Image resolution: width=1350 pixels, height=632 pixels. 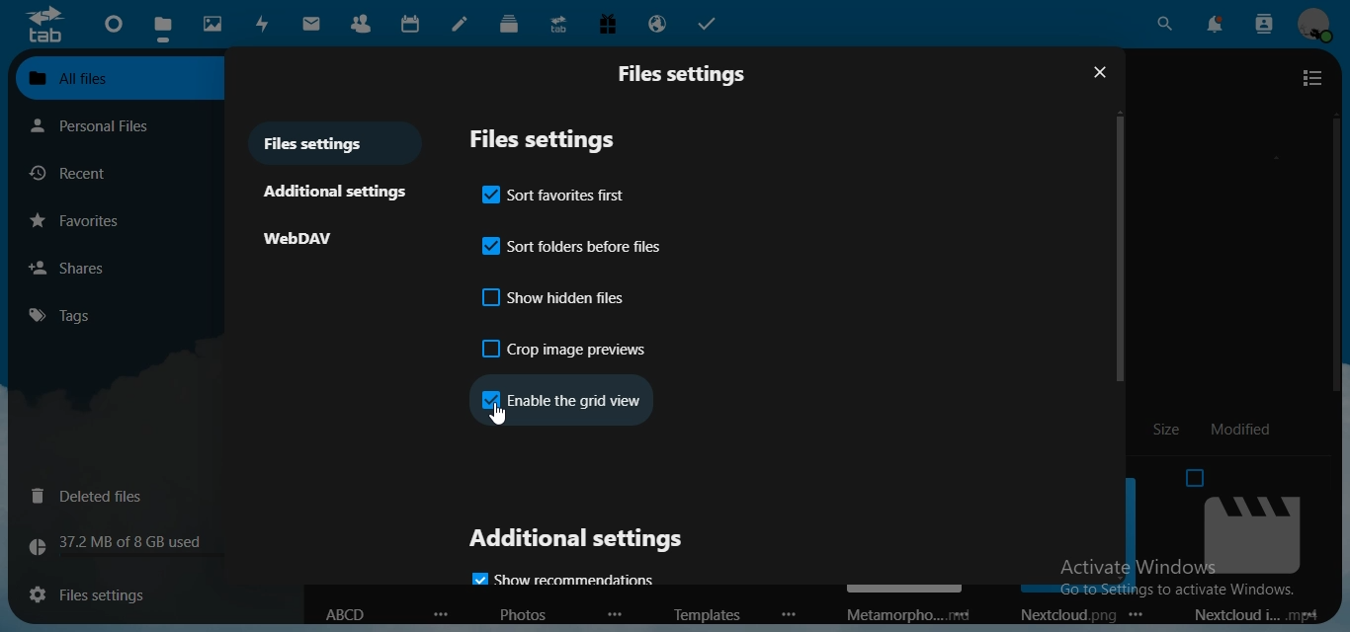 What do you see at coordinates (102, 126) in the screenshot?
I see `personal files` at bounding box center [102, 126].